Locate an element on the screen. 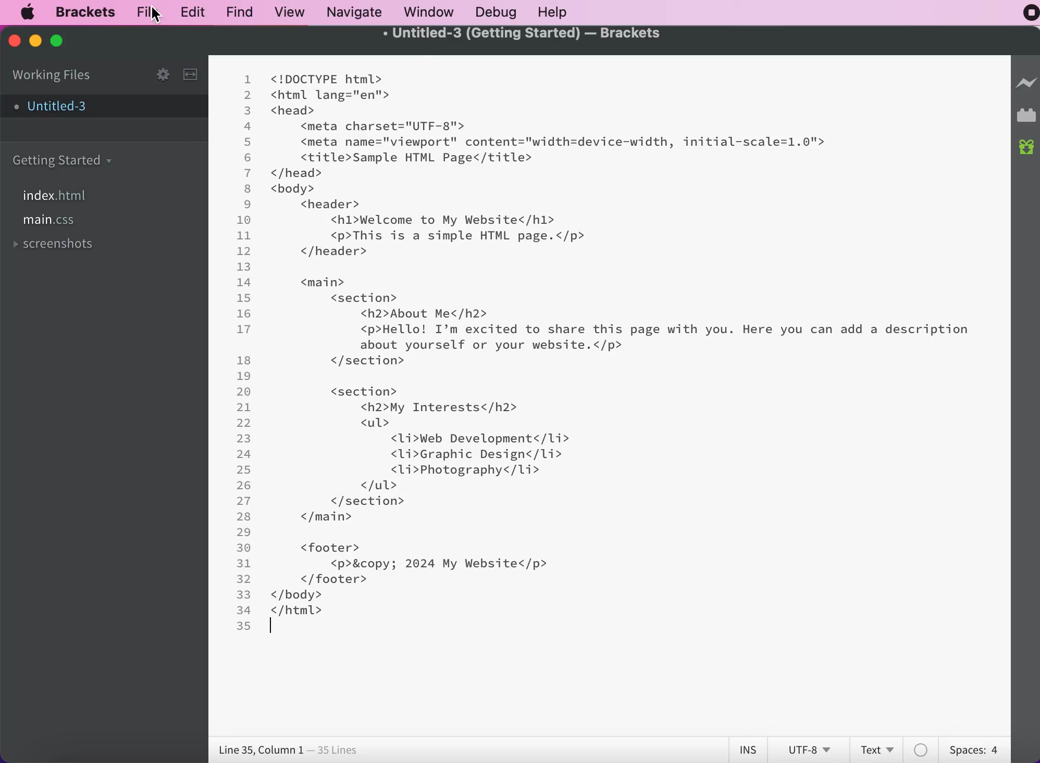 The image size is (1040, 763). ins is located at coordinates (751, 749).